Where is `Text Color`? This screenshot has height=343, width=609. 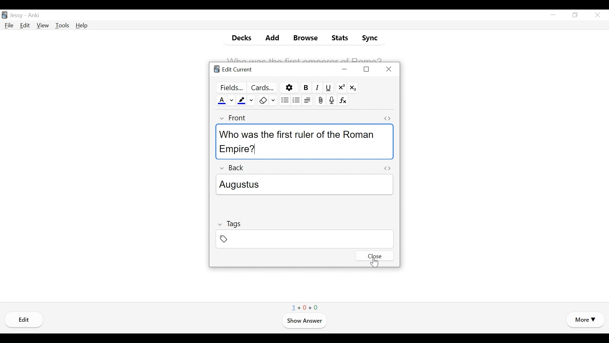 Text Color is located at coordinates (221, 100).